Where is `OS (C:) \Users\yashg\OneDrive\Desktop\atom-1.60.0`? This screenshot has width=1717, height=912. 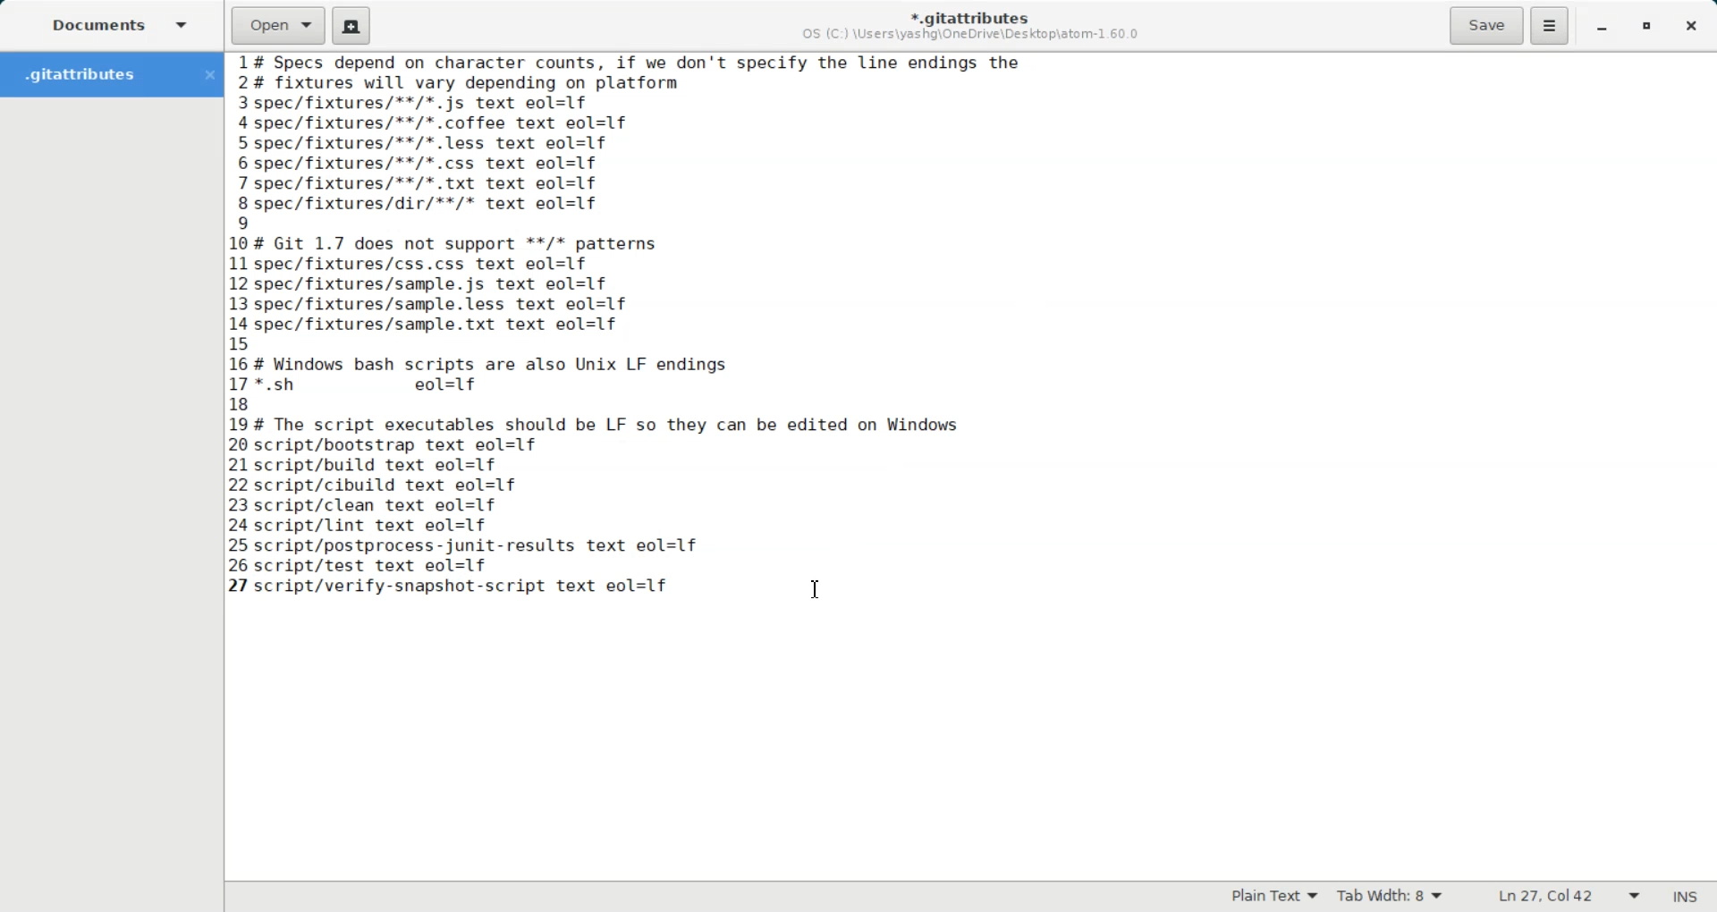
OS (C:) \Users\yashg\OneDrive\Desktop\atom-1.60.0 is located at coordinates (974, 35).